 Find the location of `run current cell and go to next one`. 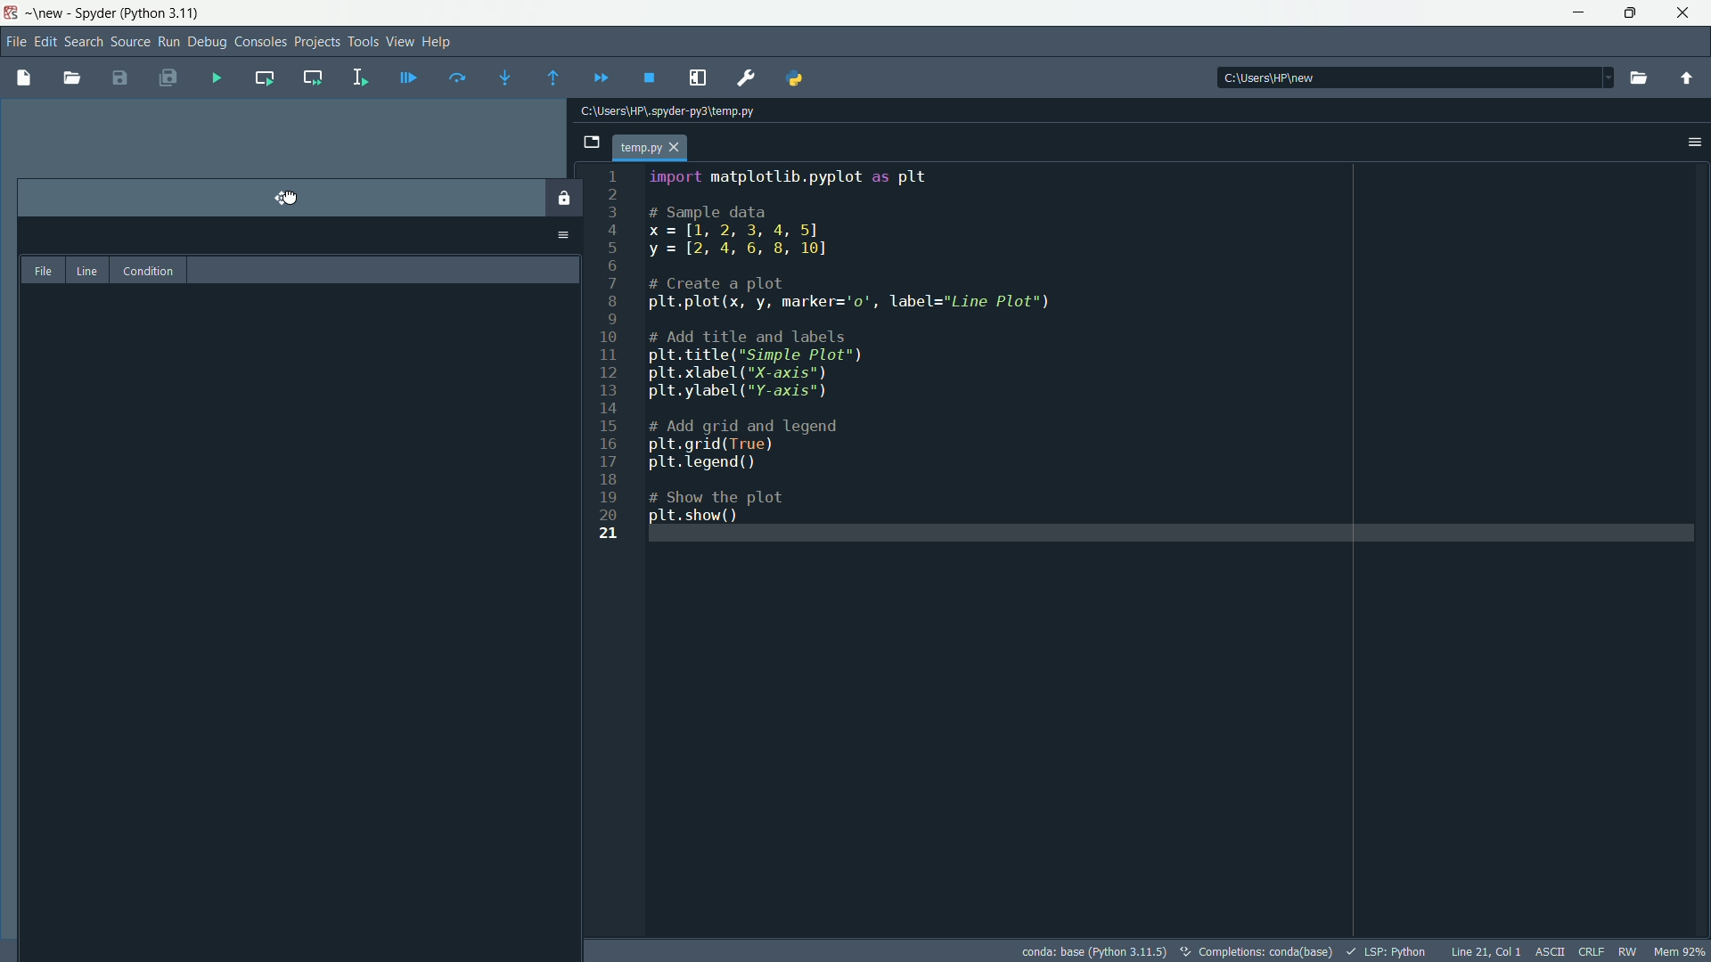

run current cell and go to next one is located at coordinates (310, 76).